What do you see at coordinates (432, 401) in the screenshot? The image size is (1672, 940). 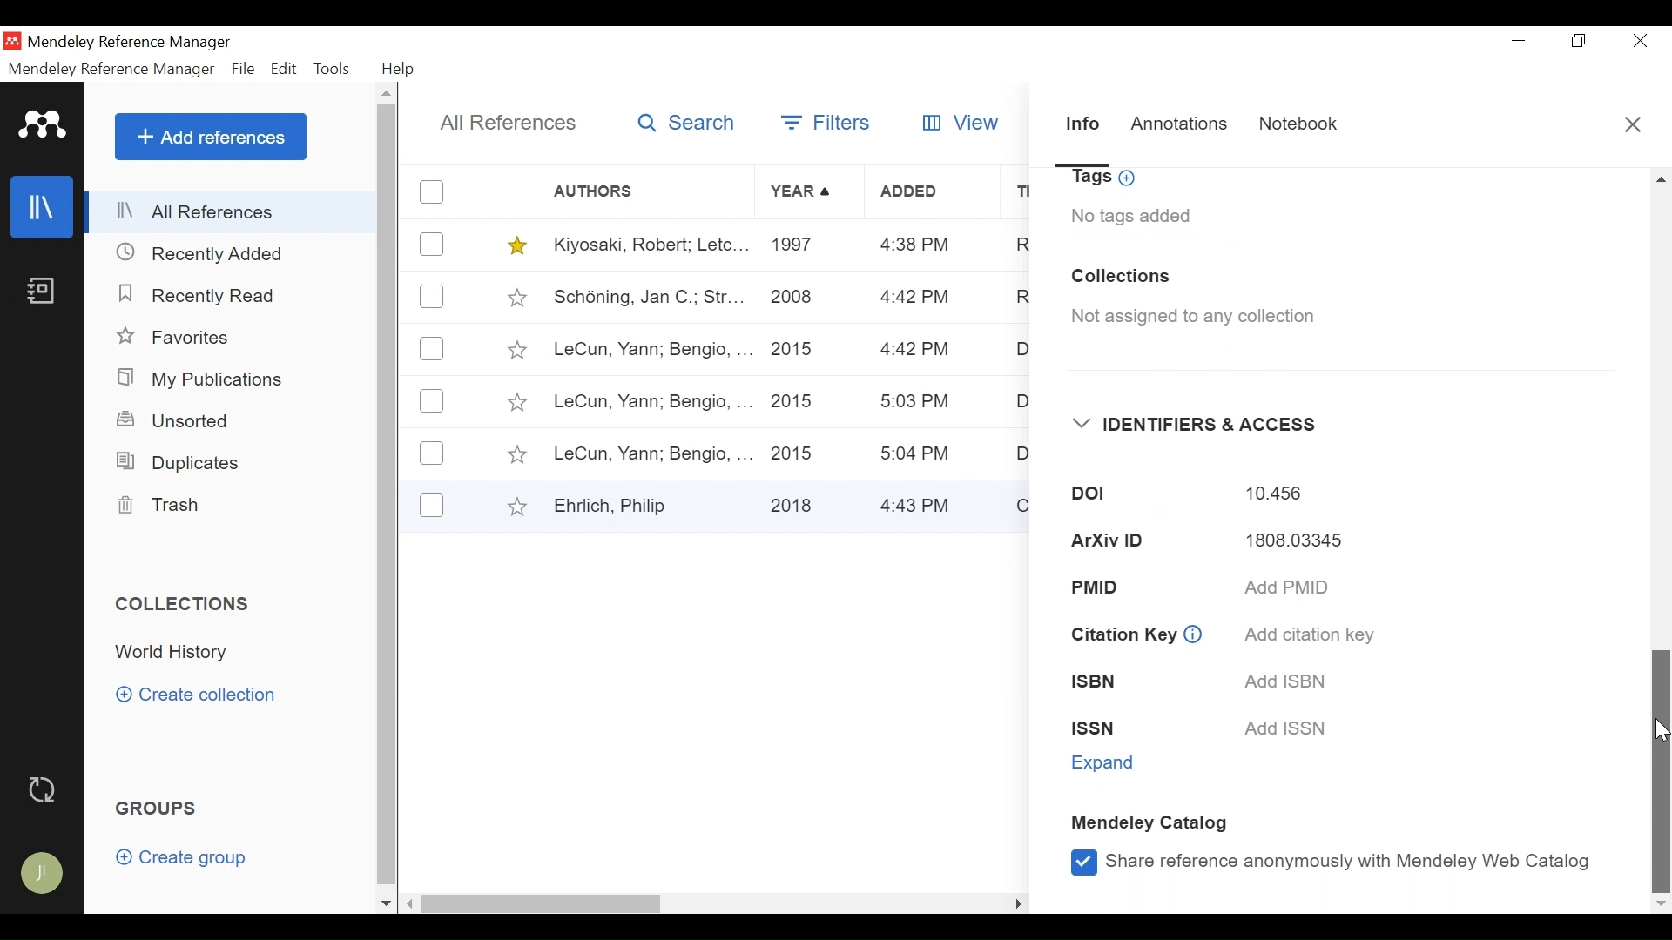 I see `(un)select` at bounding box center [432, 401].